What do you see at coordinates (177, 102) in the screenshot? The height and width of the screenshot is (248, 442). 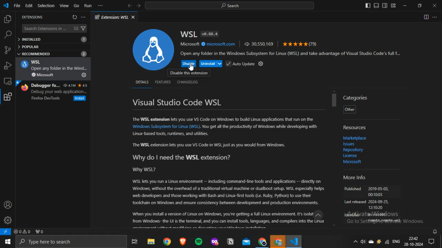 I see `Visual Studio Code WSL` at bounding box center [177, 102].